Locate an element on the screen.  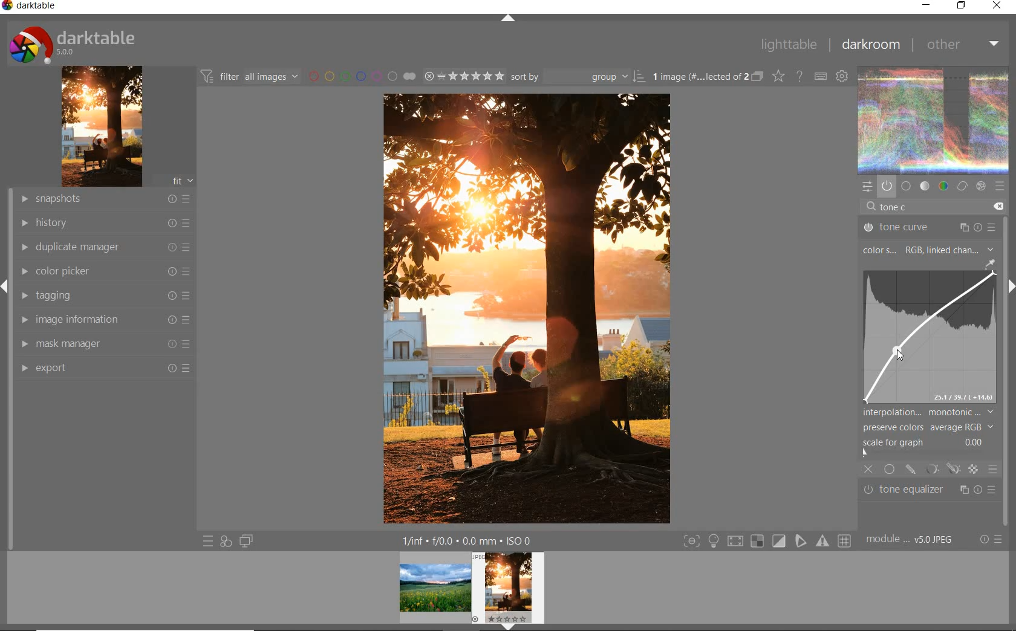
tone equalizer is located at coordinates (928, 490).